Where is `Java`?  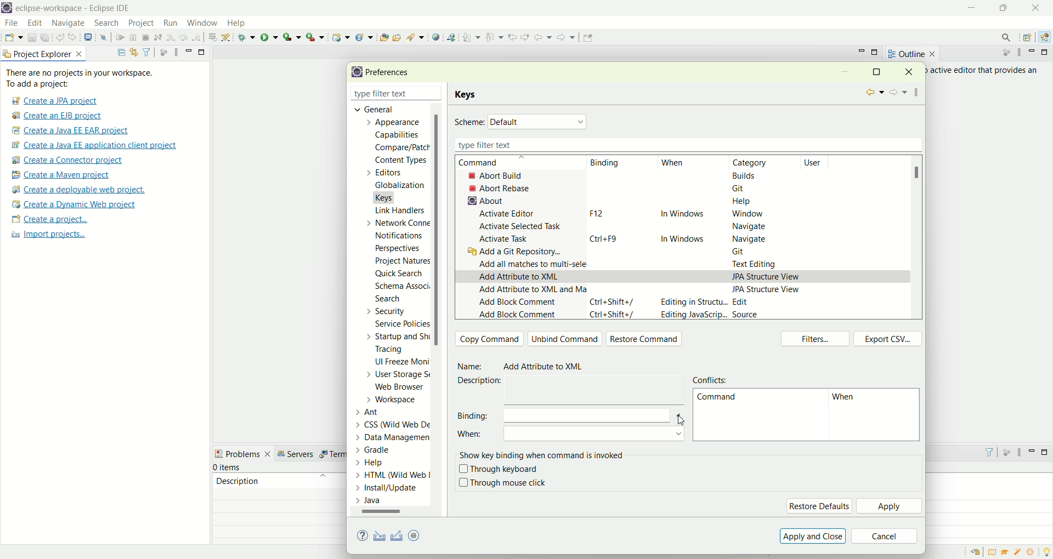 Java is located at coordinates (371, 500).